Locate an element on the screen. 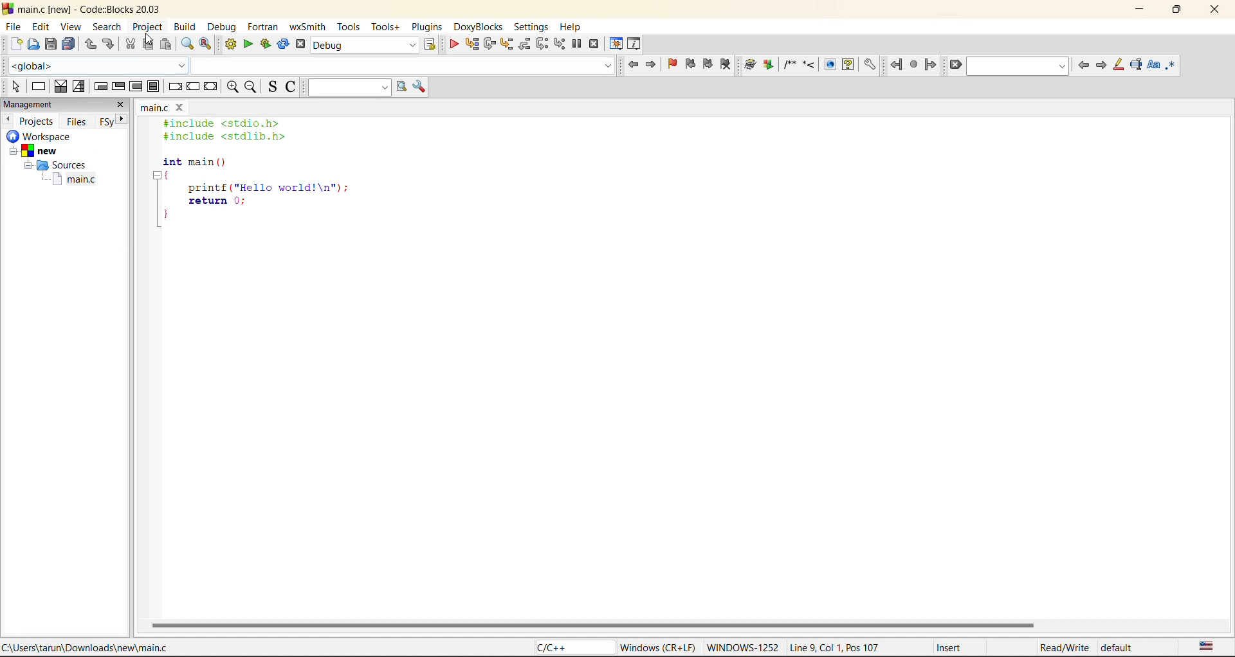  decision is located at coordinates (60, 86).